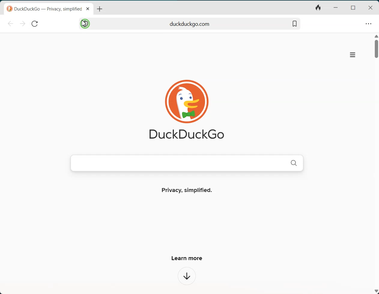  I want to click on Meatball tools, so click(368, 23).